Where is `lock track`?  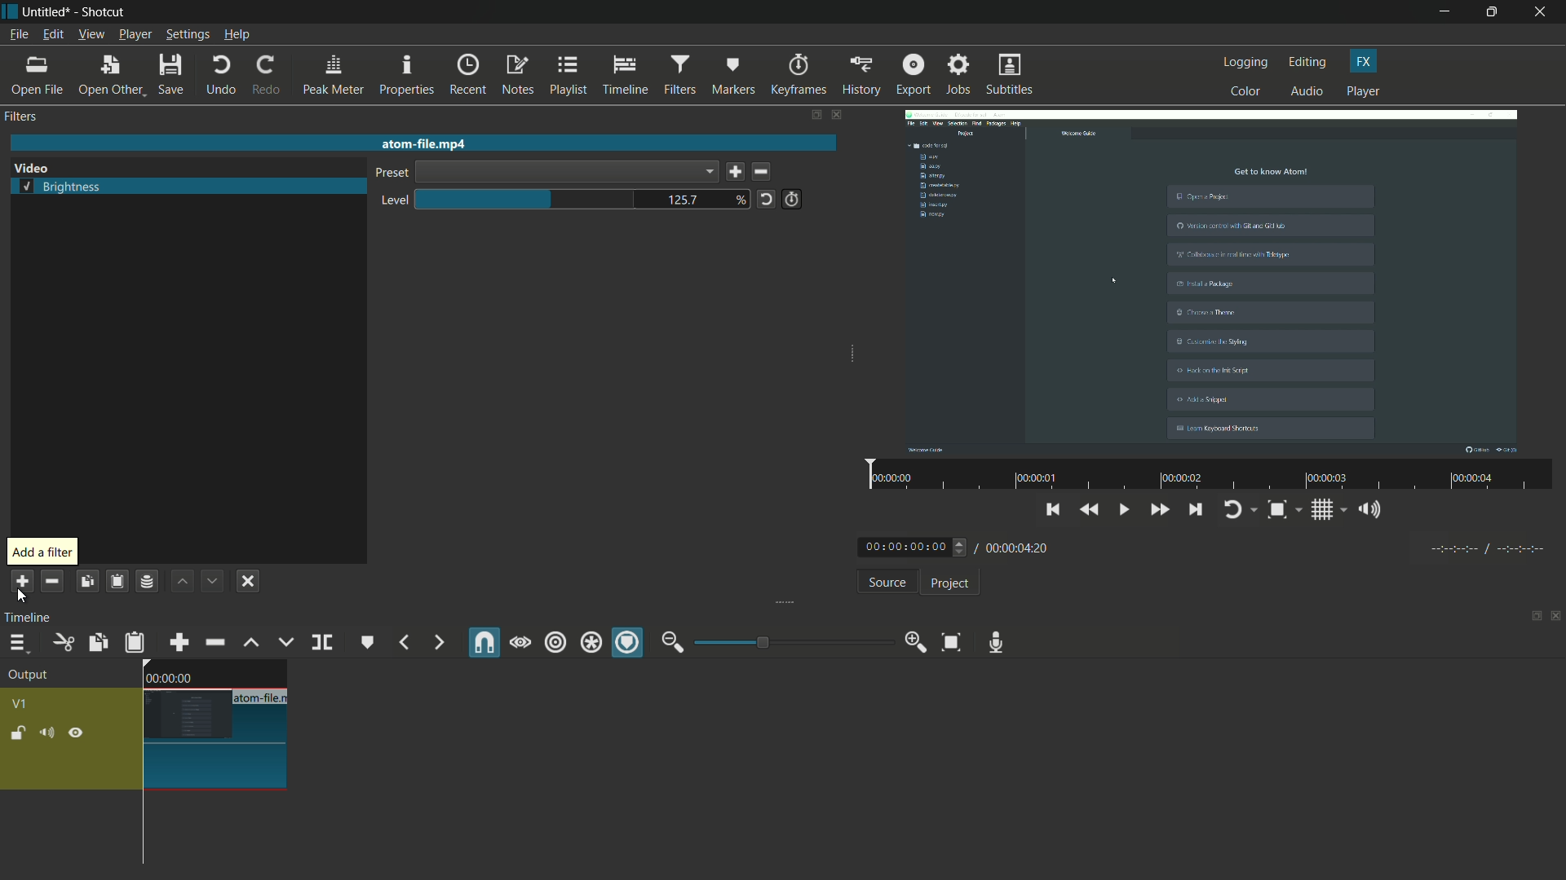 lock track is located at coordinates (20, 733).